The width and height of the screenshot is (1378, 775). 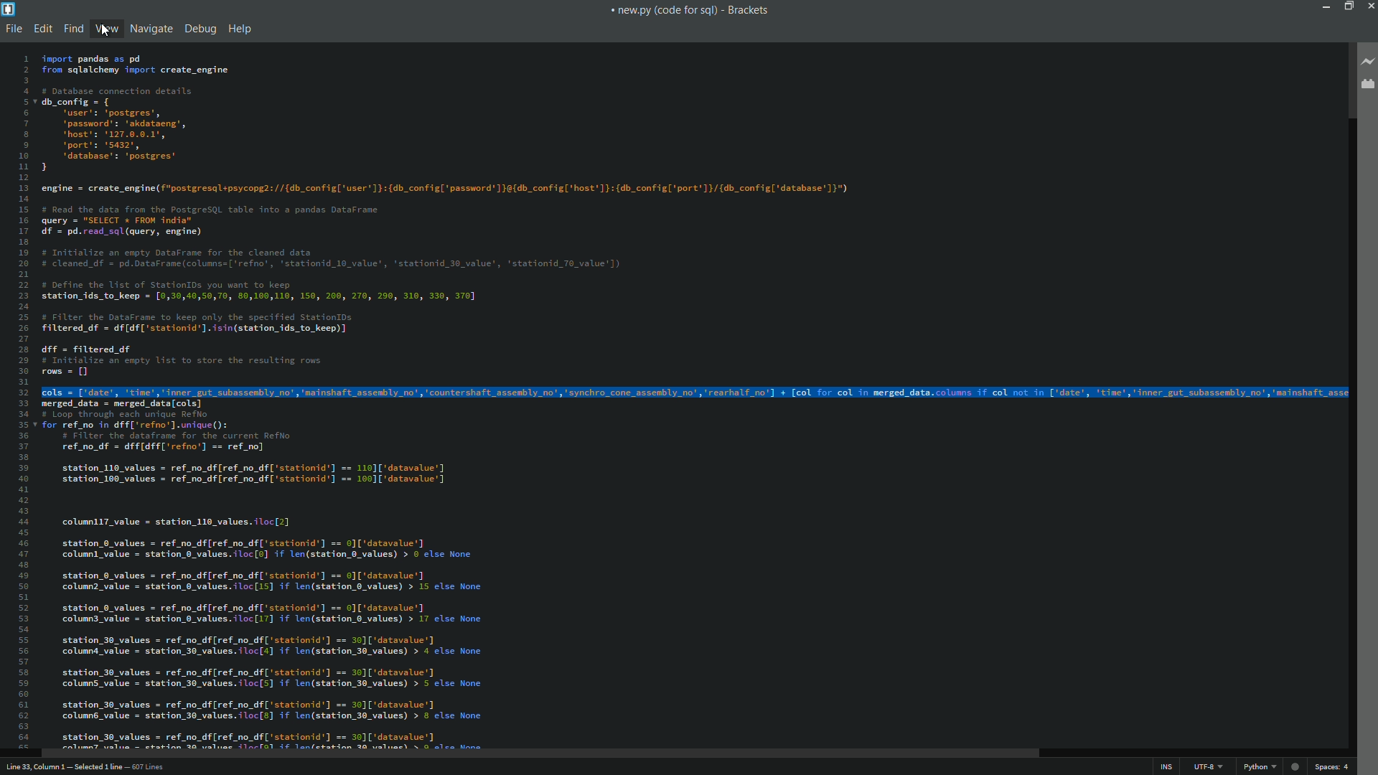 What do you see at coordinates (91, 767) in the screenshot?
I see `cursor position` at bounding box center [91, 767].